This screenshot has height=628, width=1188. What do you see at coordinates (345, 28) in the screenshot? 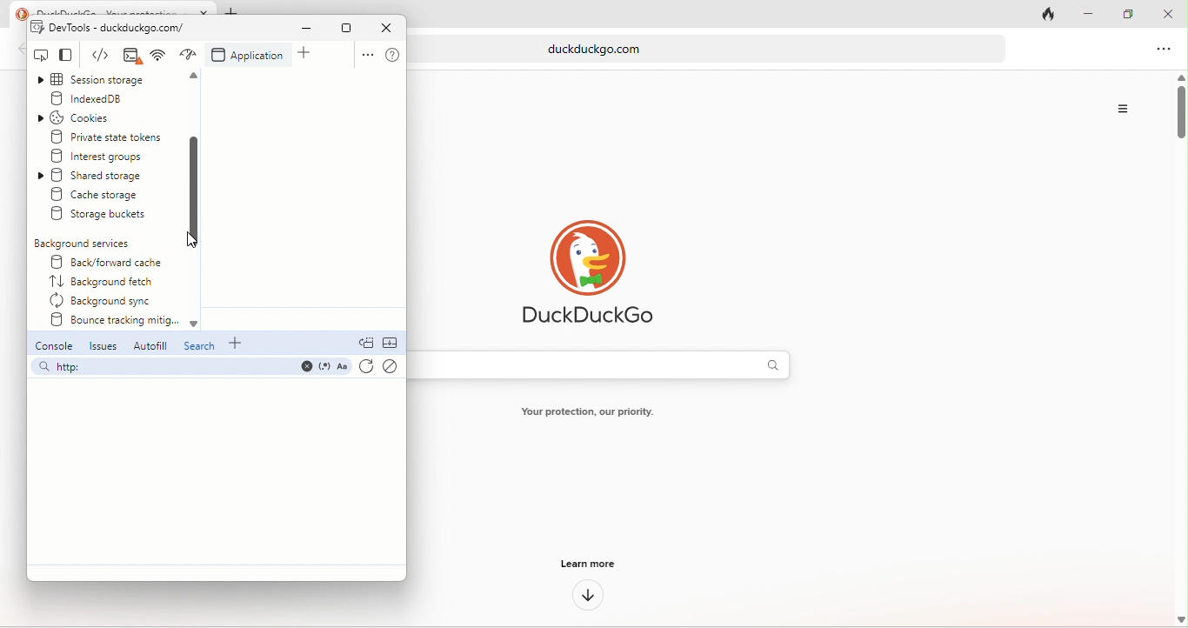
I see `maximize` at bounding box center [345, 28].